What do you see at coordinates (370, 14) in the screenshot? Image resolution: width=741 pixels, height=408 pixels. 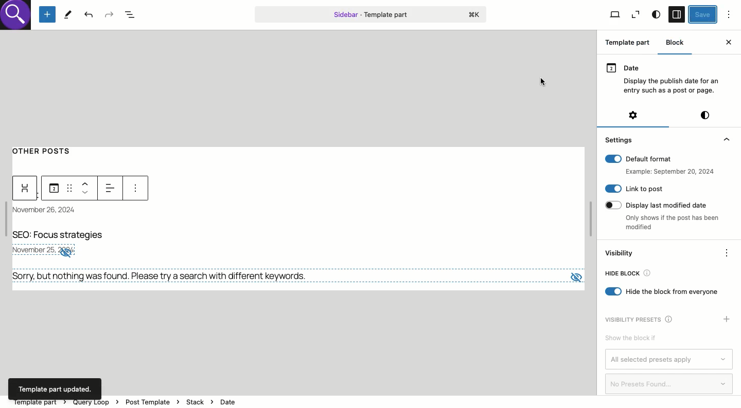 I see `Template part` at bounding box center [370, 14].